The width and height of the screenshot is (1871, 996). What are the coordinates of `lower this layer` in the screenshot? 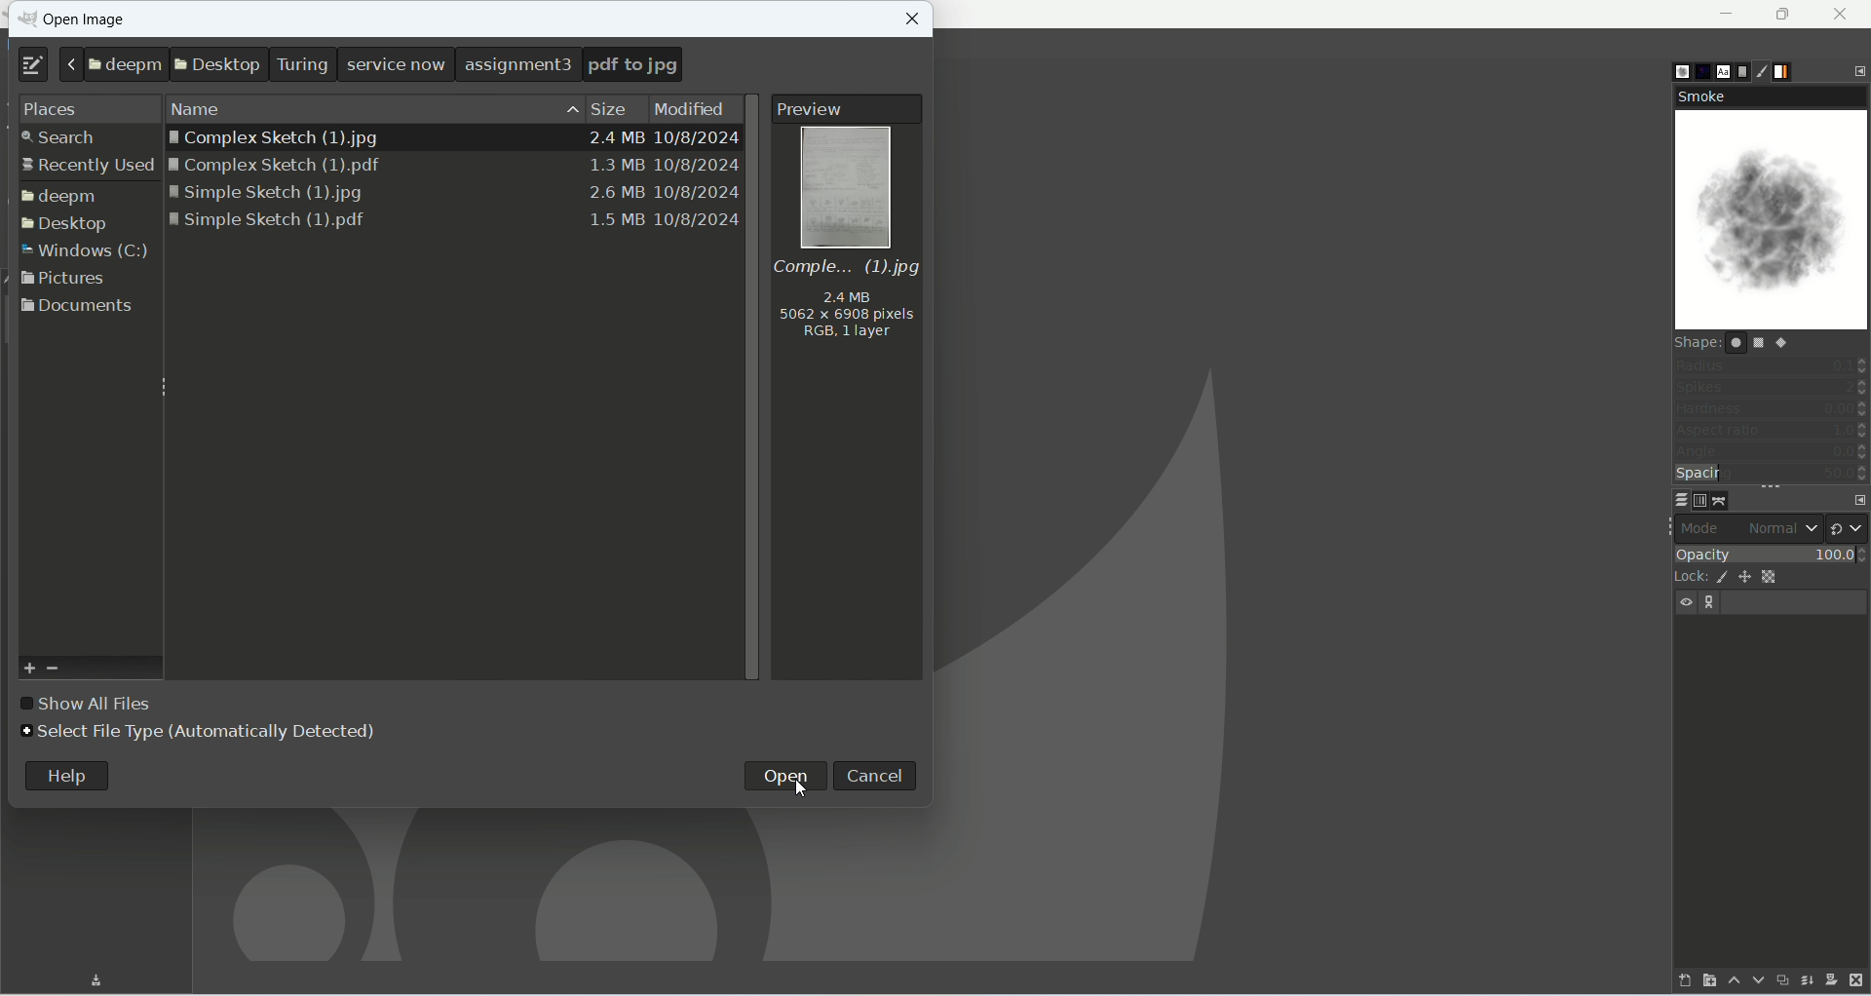 It's located at (1758, 981).